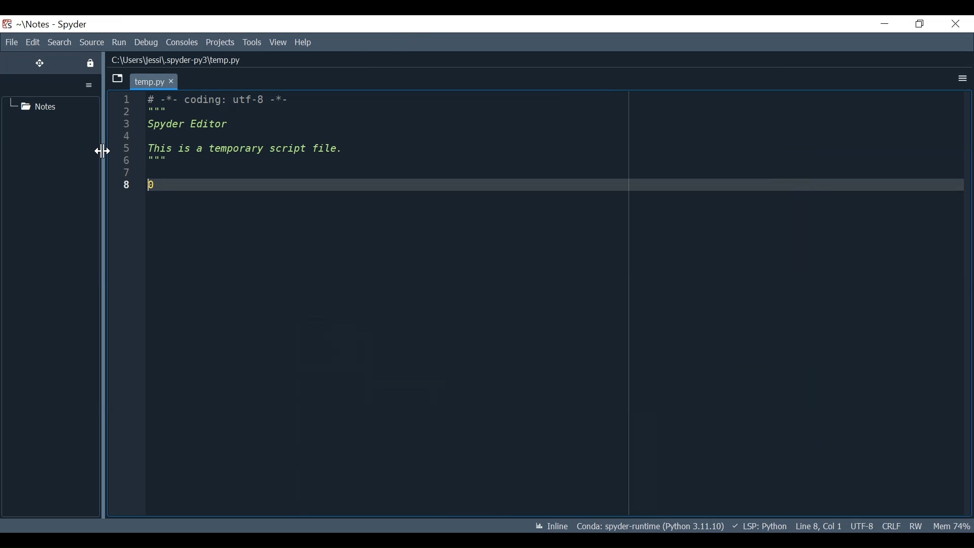  Describe the element at coordinates (182, 43) in the screenshot. I see `Consoles` at that location.